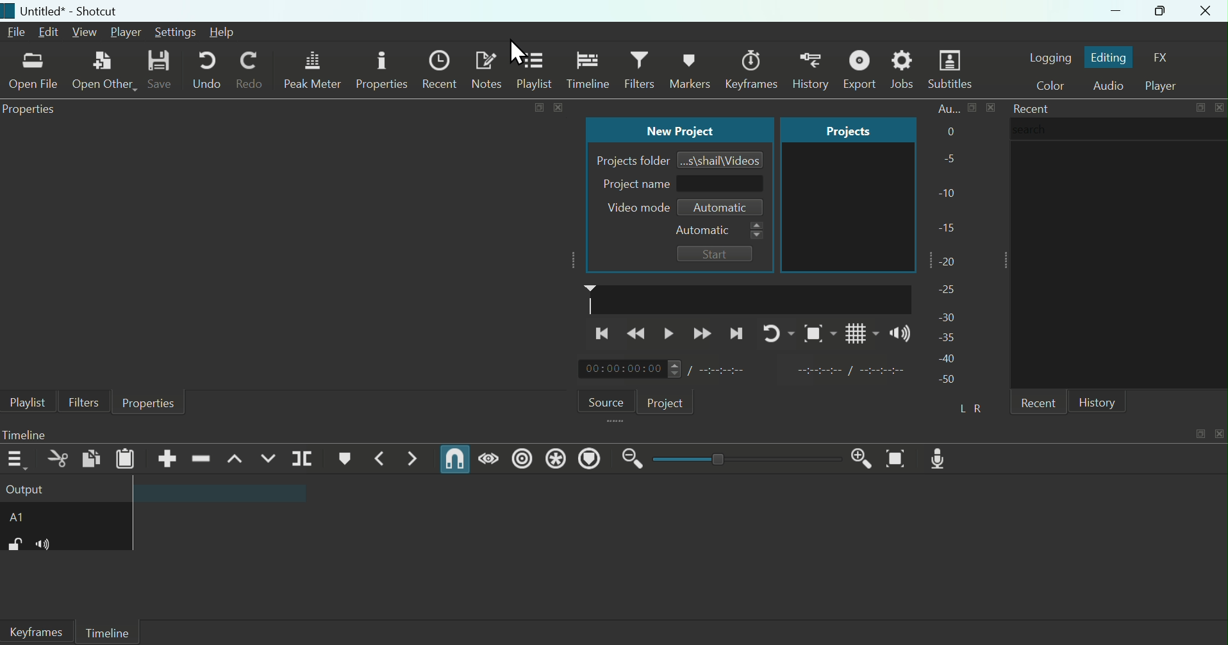  I want to click on Properties, so click(31, 110).